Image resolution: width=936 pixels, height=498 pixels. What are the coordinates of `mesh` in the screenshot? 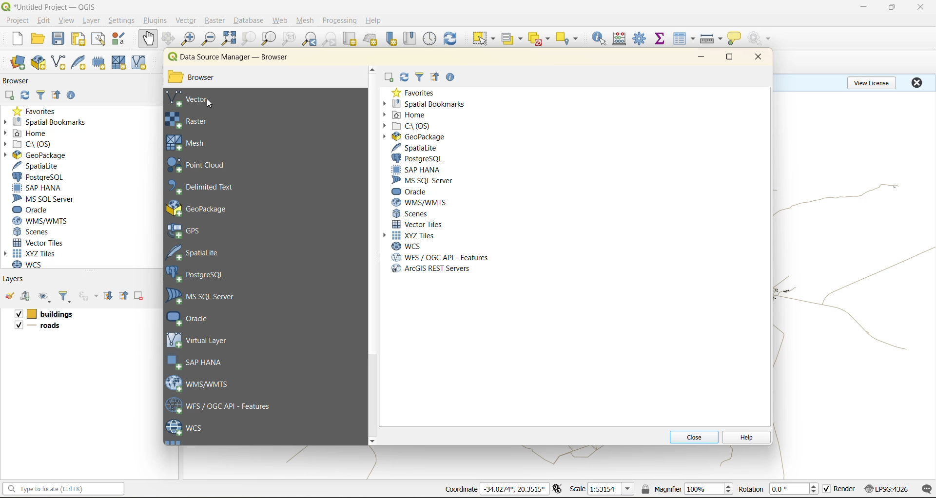 It's located at (306, 21).